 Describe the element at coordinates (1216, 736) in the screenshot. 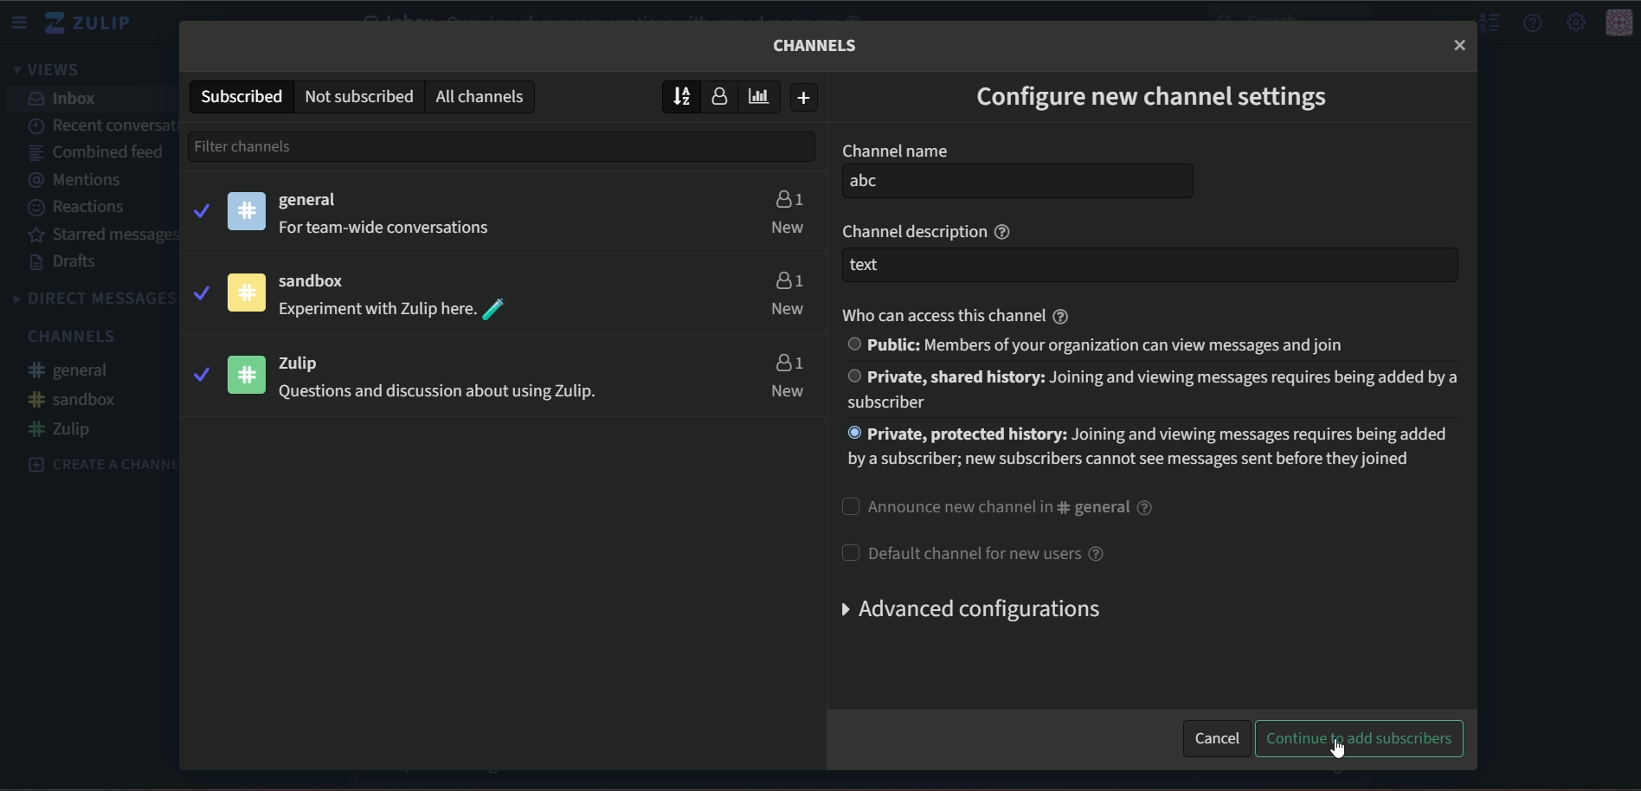

I see `cancel` at that location.